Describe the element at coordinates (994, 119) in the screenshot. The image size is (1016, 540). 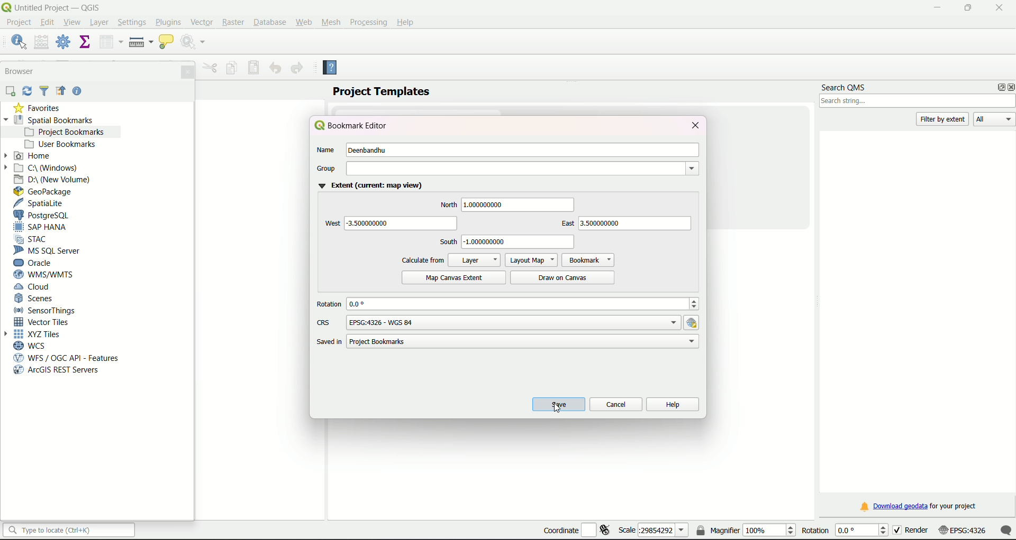
I see `All` at that location.